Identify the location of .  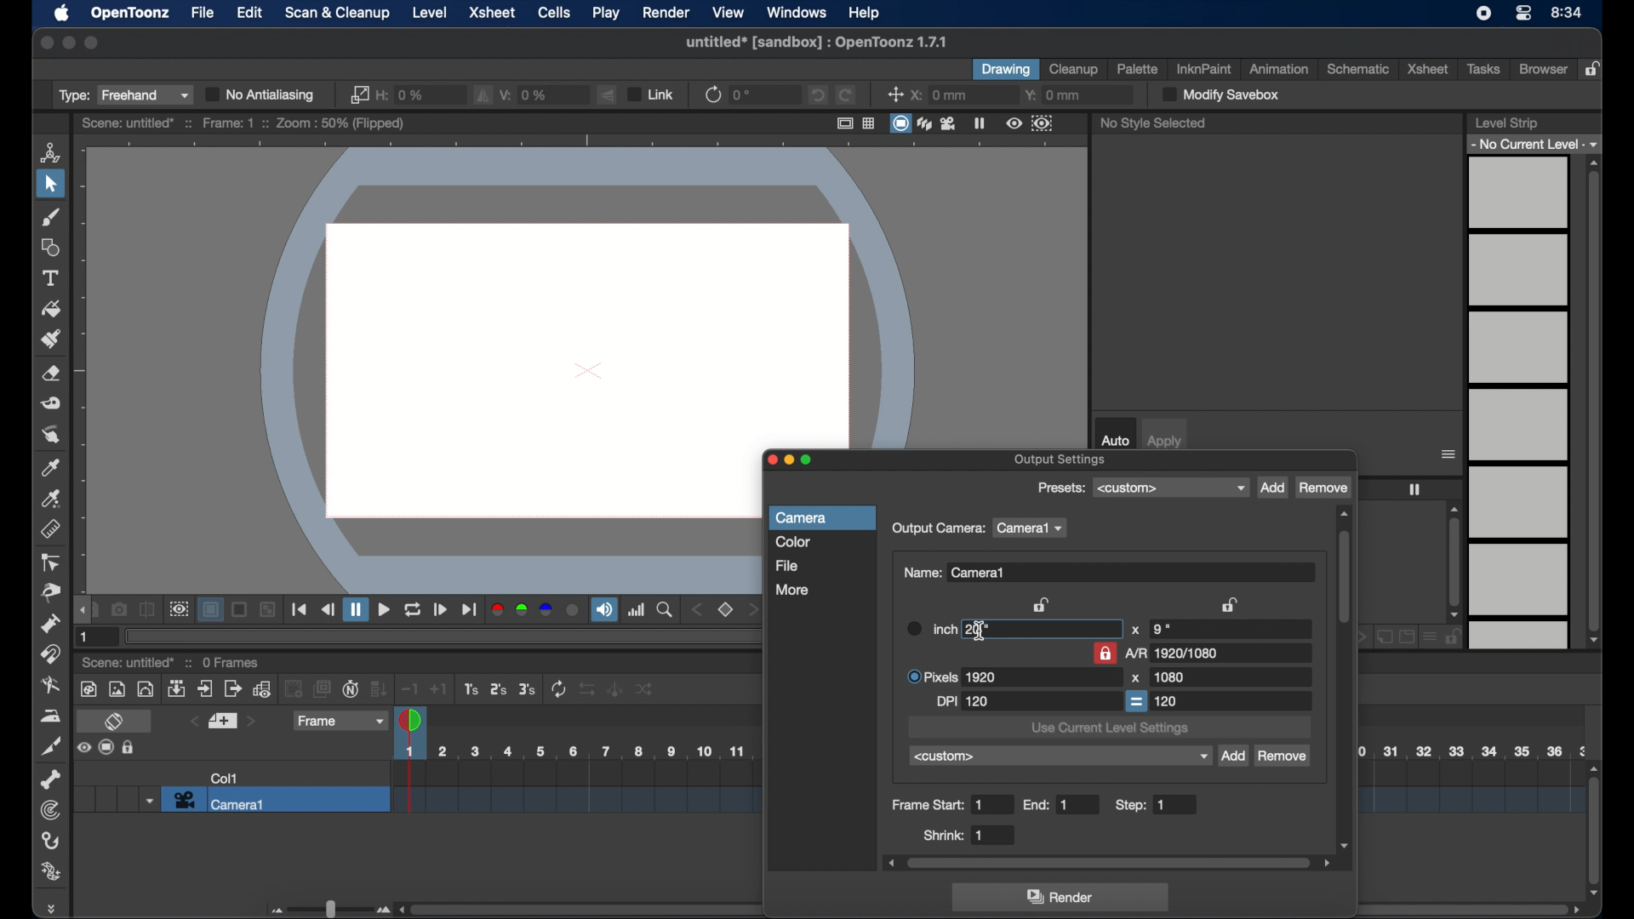
(89, 688).